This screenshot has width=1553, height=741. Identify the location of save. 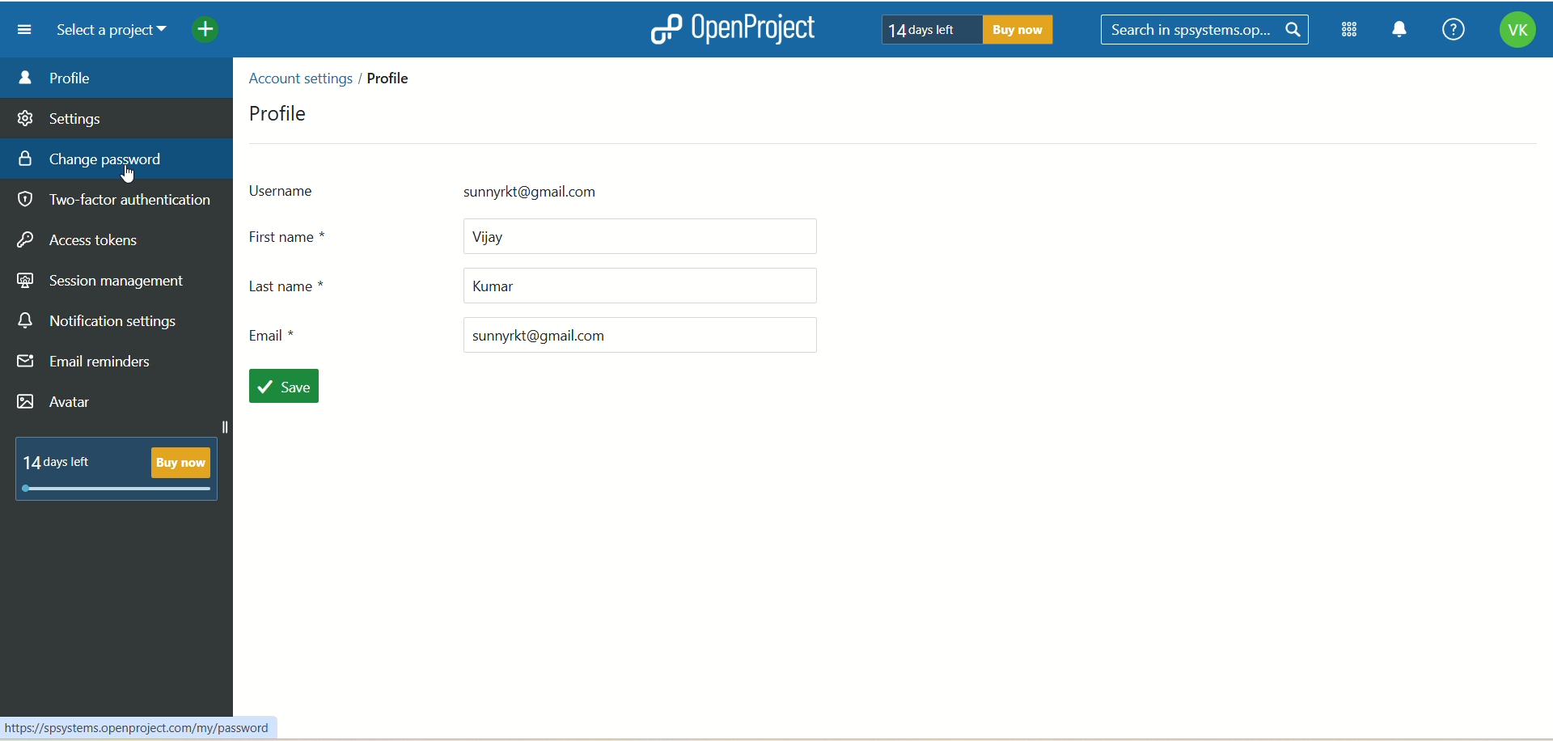
(282, 387).